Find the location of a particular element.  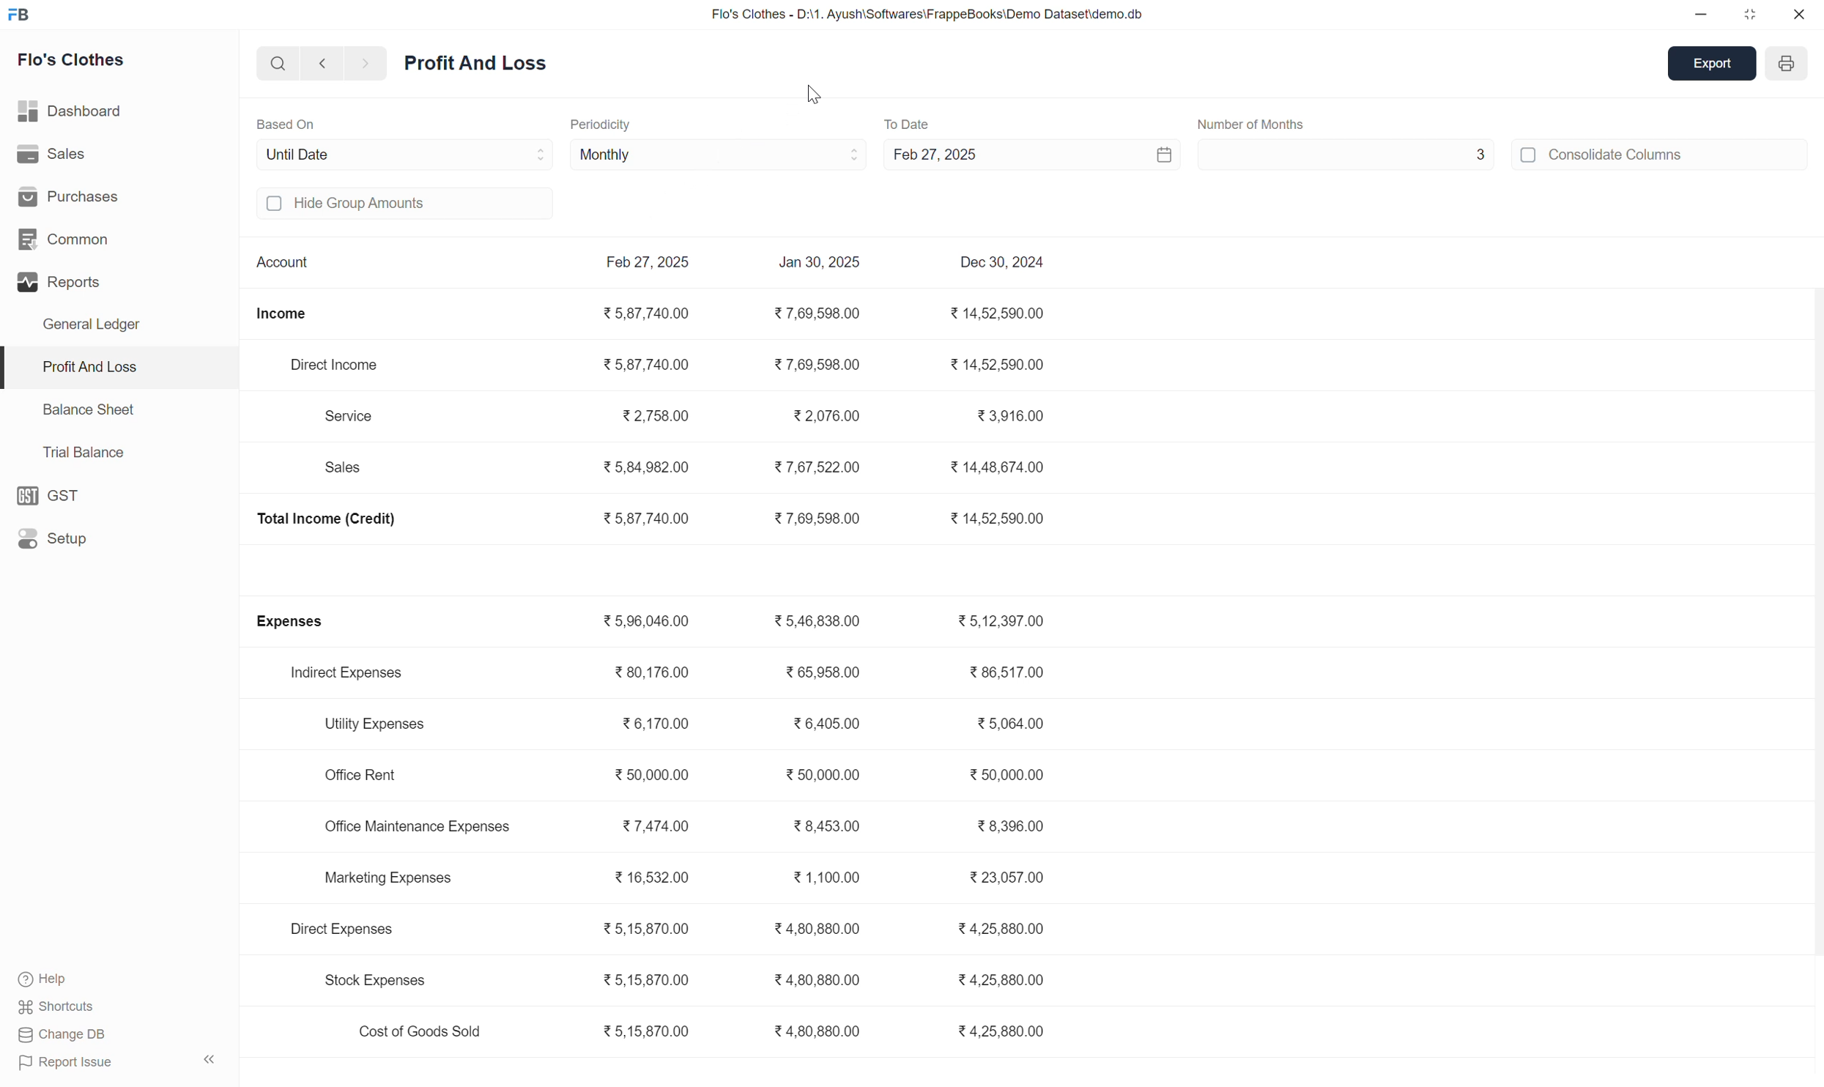

Reports is located at coordinates (70, 284).